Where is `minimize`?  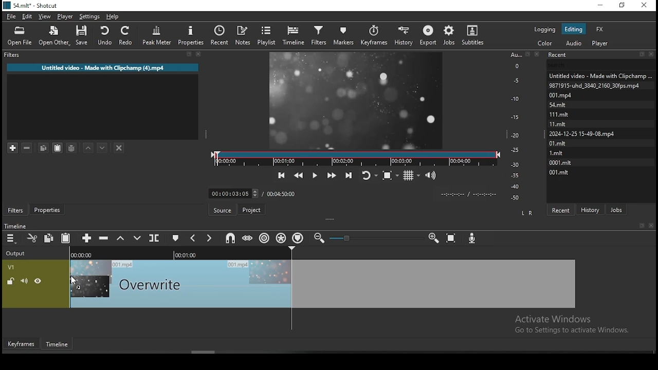
minimize is located at coordinates (600, 6).